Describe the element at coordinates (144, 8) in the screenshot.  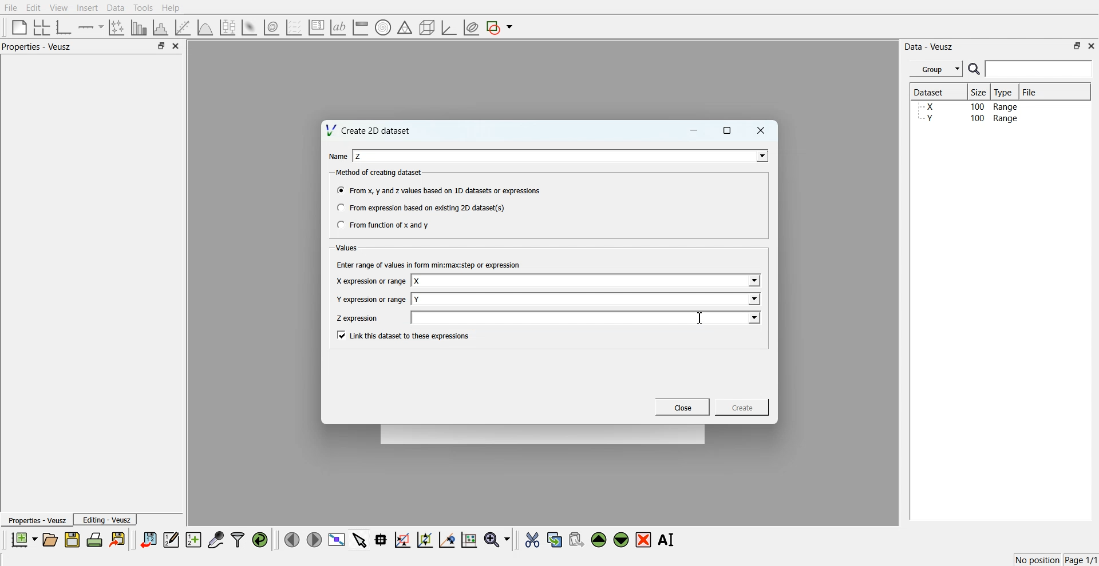
I see `Tools` at that location.